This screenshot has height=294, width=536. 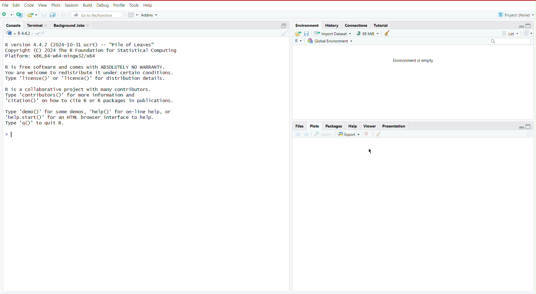 I want to click on Files, so click(x=300, y=126).